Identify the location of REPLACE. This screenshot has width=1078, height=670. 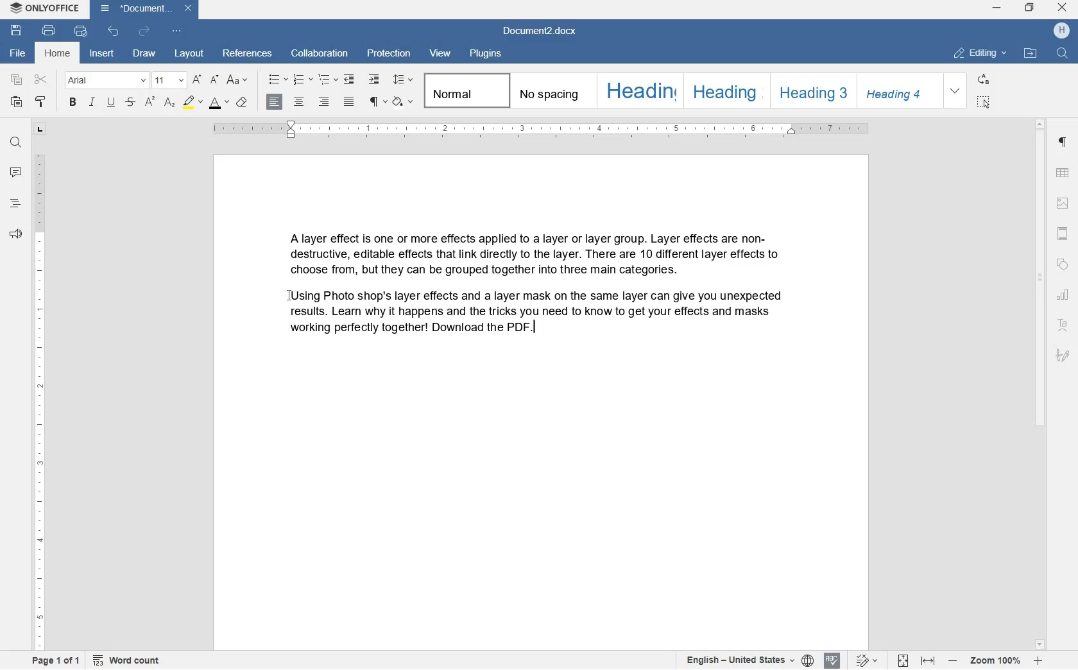
(984, 78).